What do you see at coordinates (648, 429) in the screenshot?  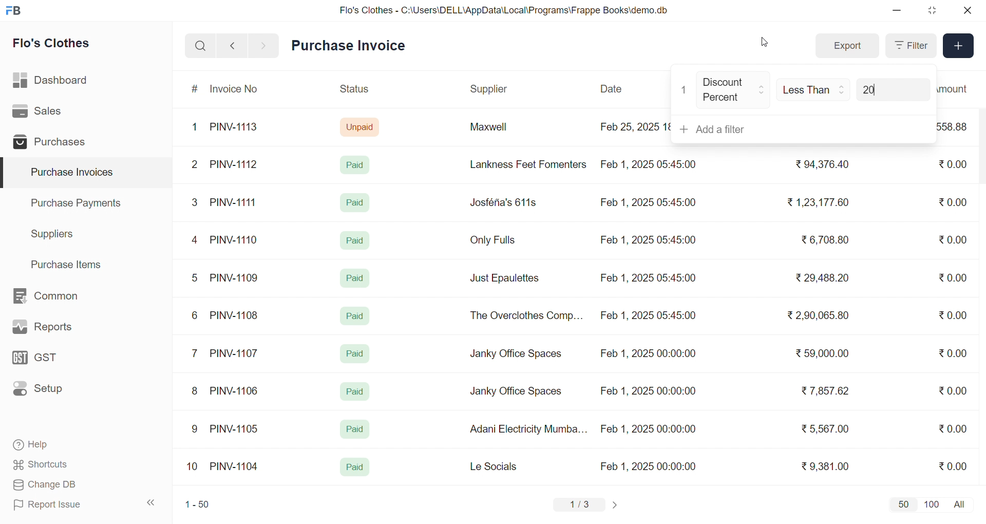 I see `Feb 1, 2025 00:00:00` at bounding box center [648, 429].